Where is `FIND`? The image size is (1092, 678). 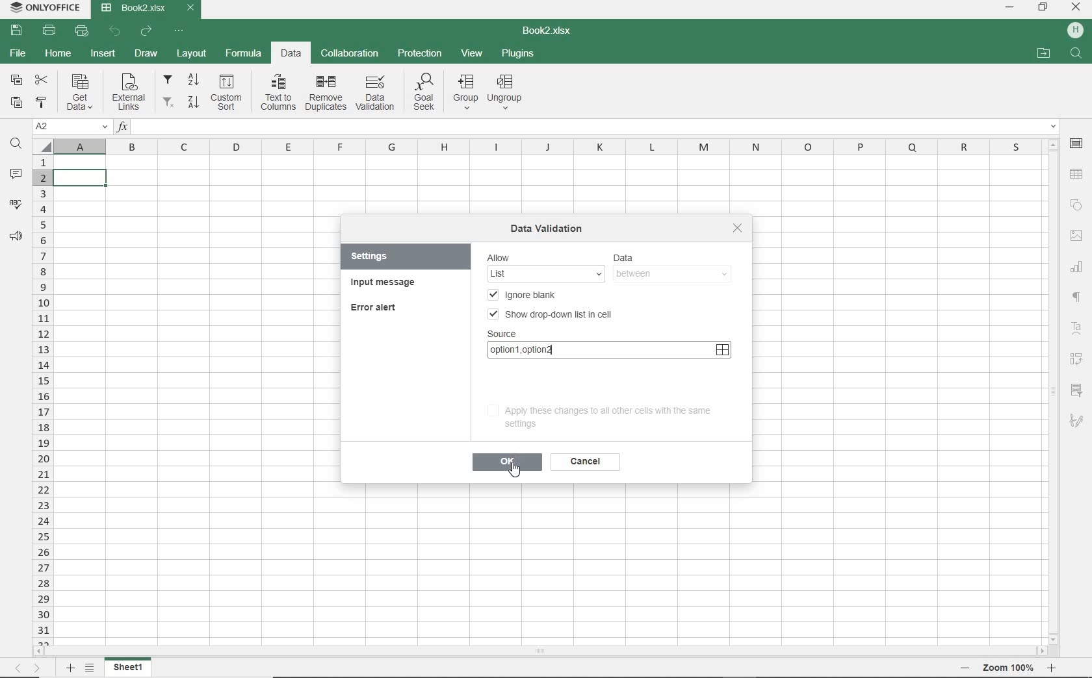
FIND is located at coordinates (1077, 55).